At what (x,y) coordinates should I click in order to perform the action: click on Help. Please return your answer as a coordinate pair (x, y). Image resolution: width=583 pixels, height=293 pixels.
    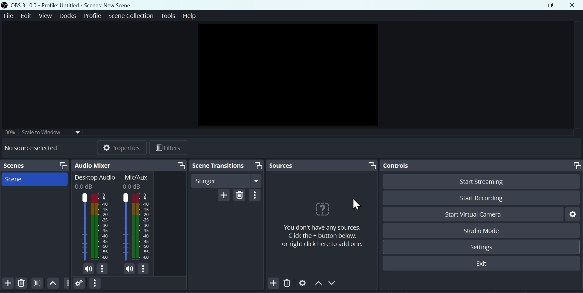
    Looking at the image, I should click on (189, 16).